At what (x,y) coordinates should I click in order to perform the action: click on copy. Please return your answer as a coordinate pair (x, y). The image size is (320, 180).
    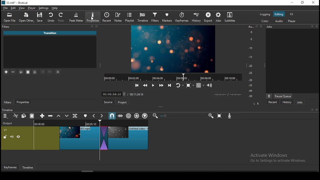
    Looking at the image, I should click on (24, 116).